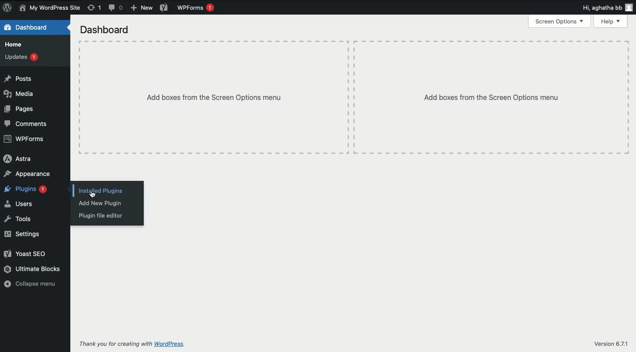 Image resolution: width=636 pixels, height=352 pixels. What do you see at coordinates (102, 216) in the screenshot?
I see `Plugin file editor` at bounding box center [102, 216].